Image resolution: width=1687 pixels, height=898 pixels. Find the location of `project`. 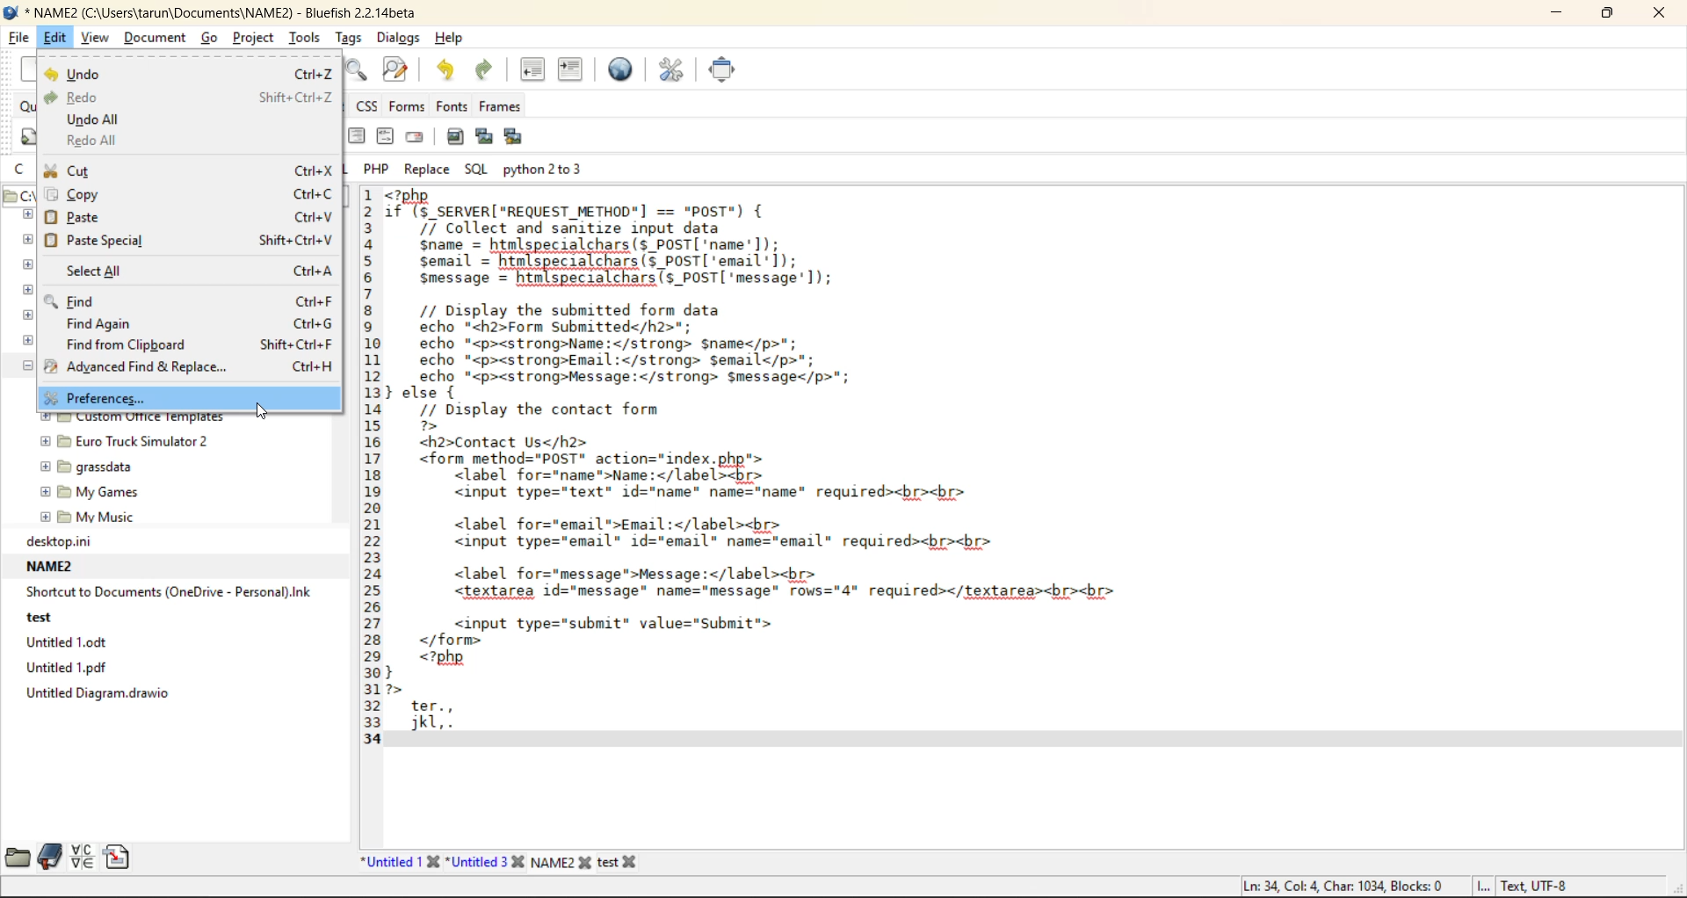

project is located at coordinates (253, 39).